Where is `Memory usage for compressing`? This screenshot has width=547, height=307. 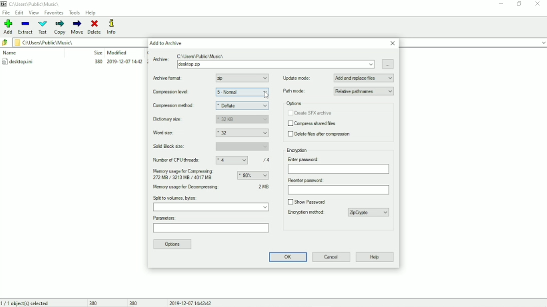 Memory usage for compressing is located at coordinates (210, 174).